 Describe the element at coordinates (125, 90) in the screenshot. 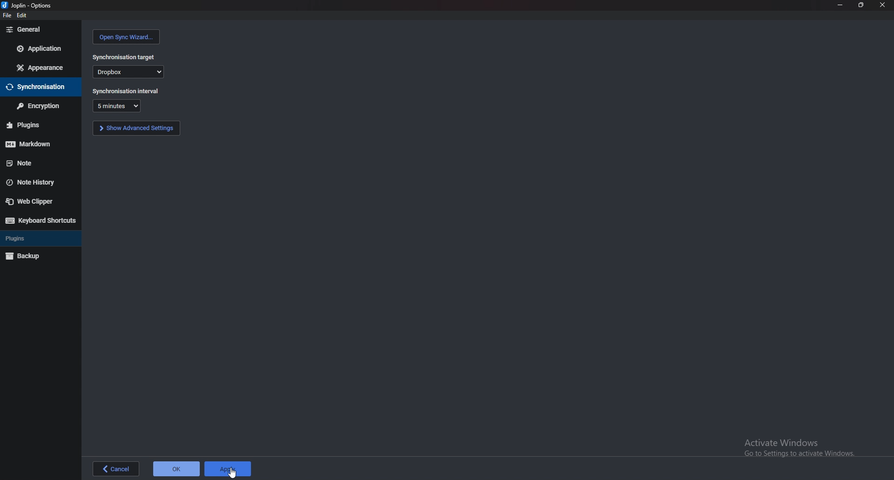

I see `synchronization interval` at that location.